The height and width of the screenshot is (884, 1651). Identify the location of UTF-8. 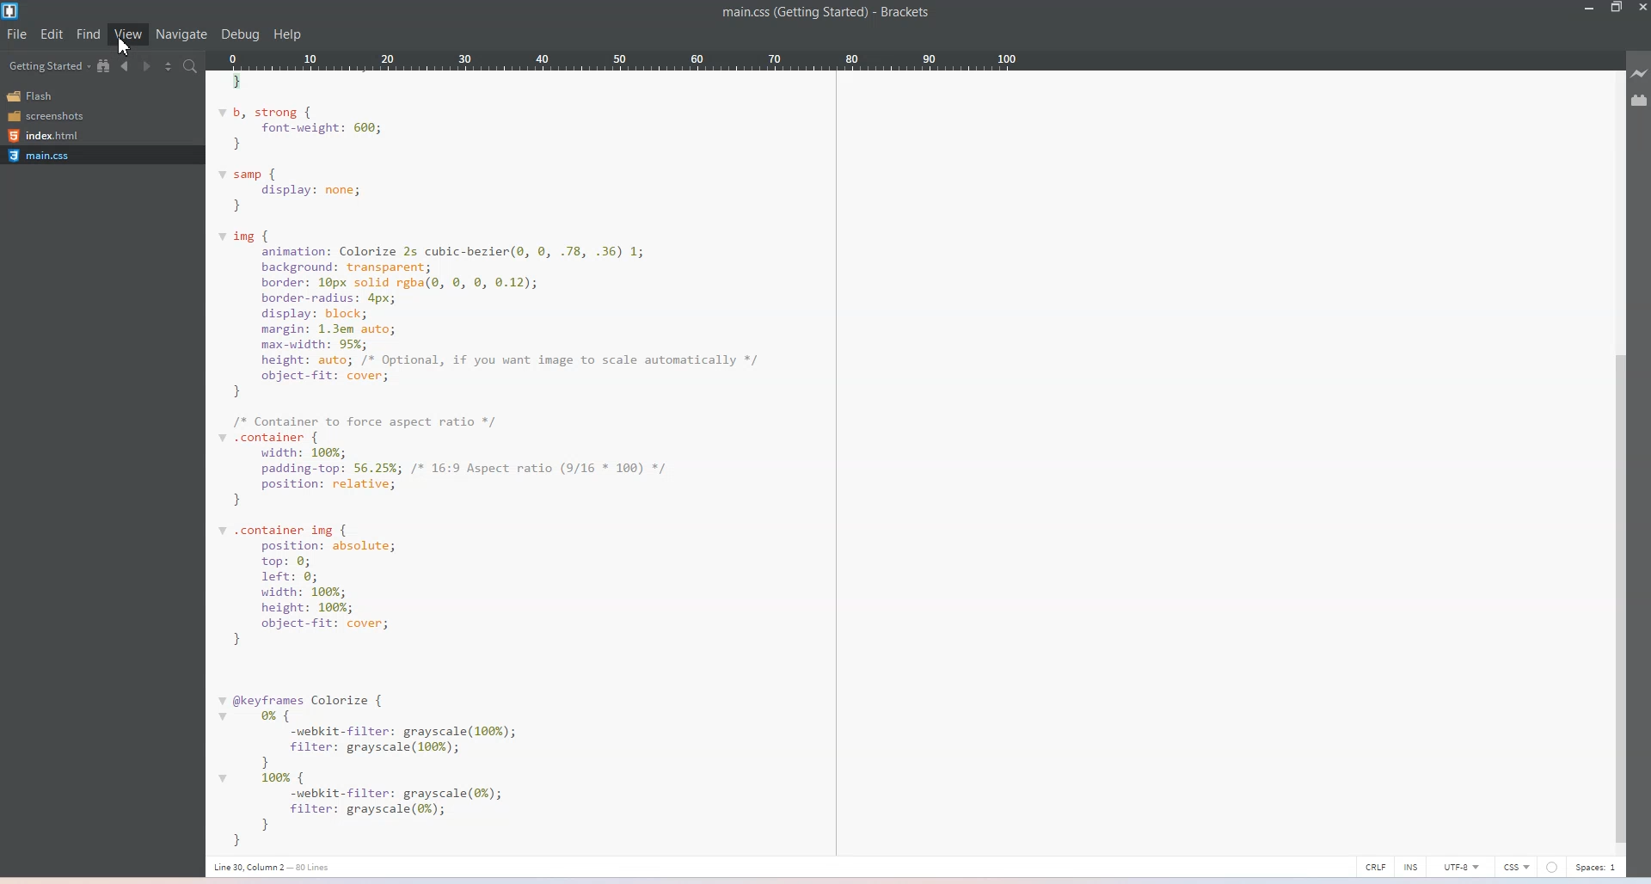
(1458, 867).